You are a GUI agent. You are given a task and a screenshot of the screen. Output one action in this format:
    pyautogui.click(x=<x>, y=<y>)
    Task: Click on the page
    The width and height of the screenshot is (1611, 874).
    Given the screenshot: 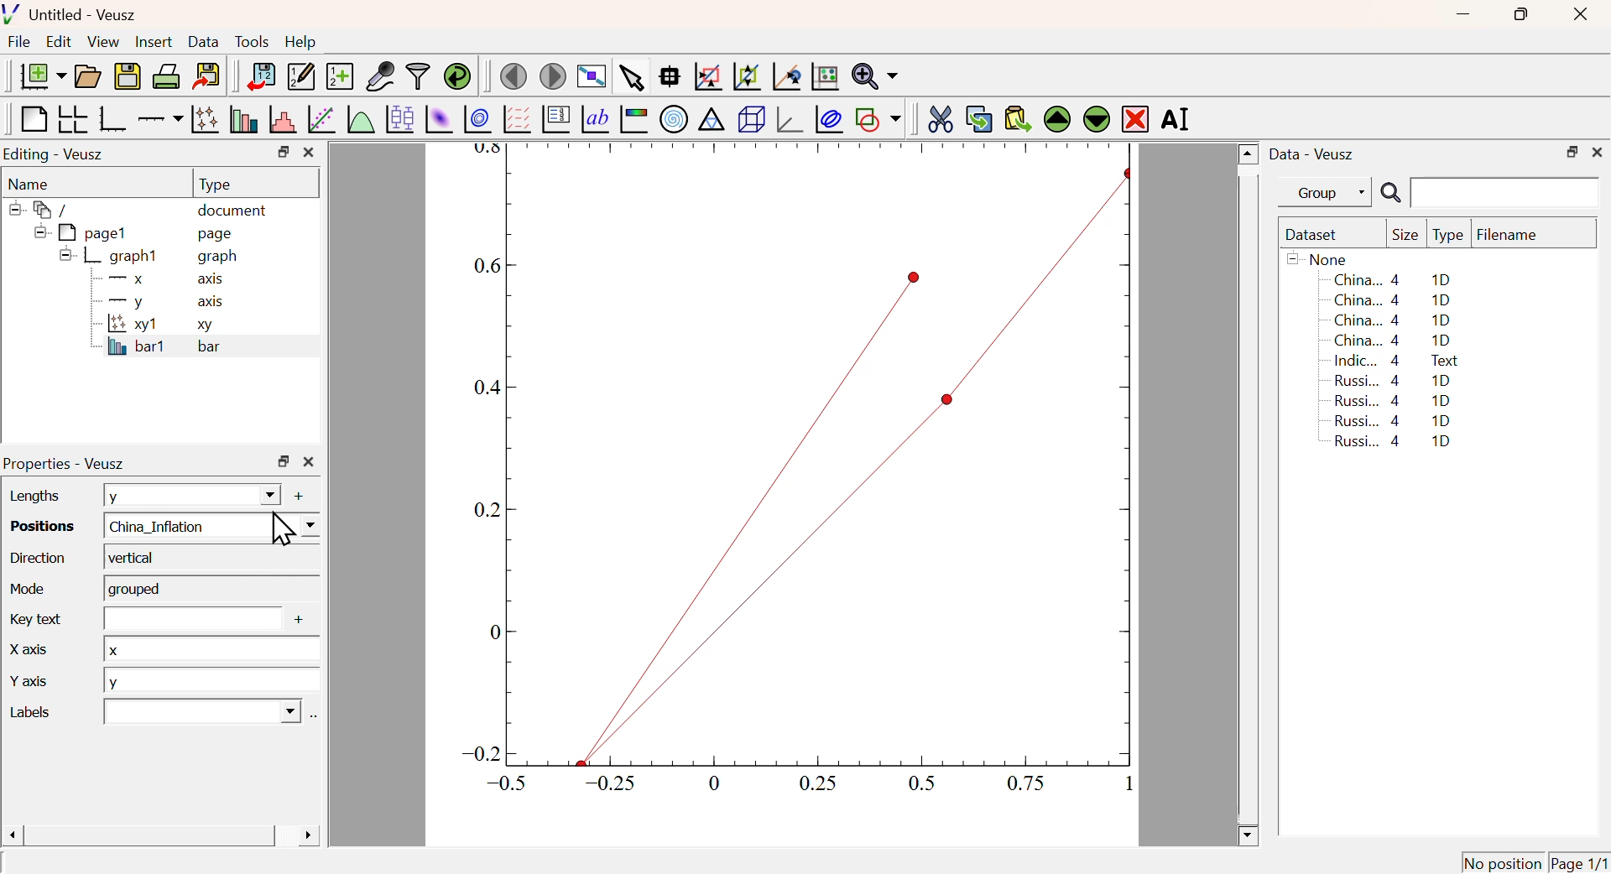 What is the action you would take?
    pyautogui.click(x=218, y=233)
    